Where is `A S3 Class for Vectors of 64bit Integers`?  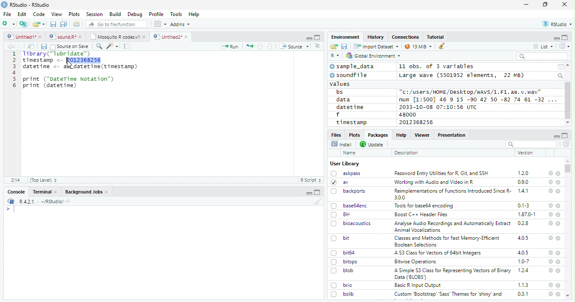 A S3 Class for Vectors of 64bit Integers is located at coordinates (439, 253).